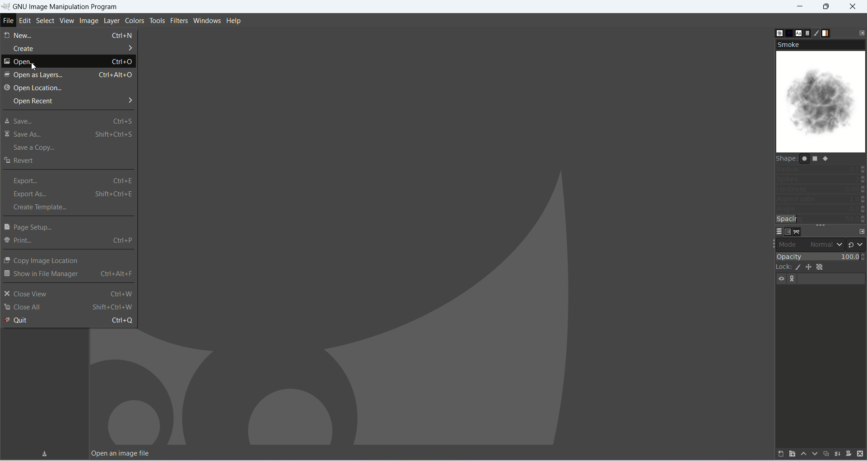 This screenshot has width=867, height=461. I want to click on visibility, so click(780, 278).